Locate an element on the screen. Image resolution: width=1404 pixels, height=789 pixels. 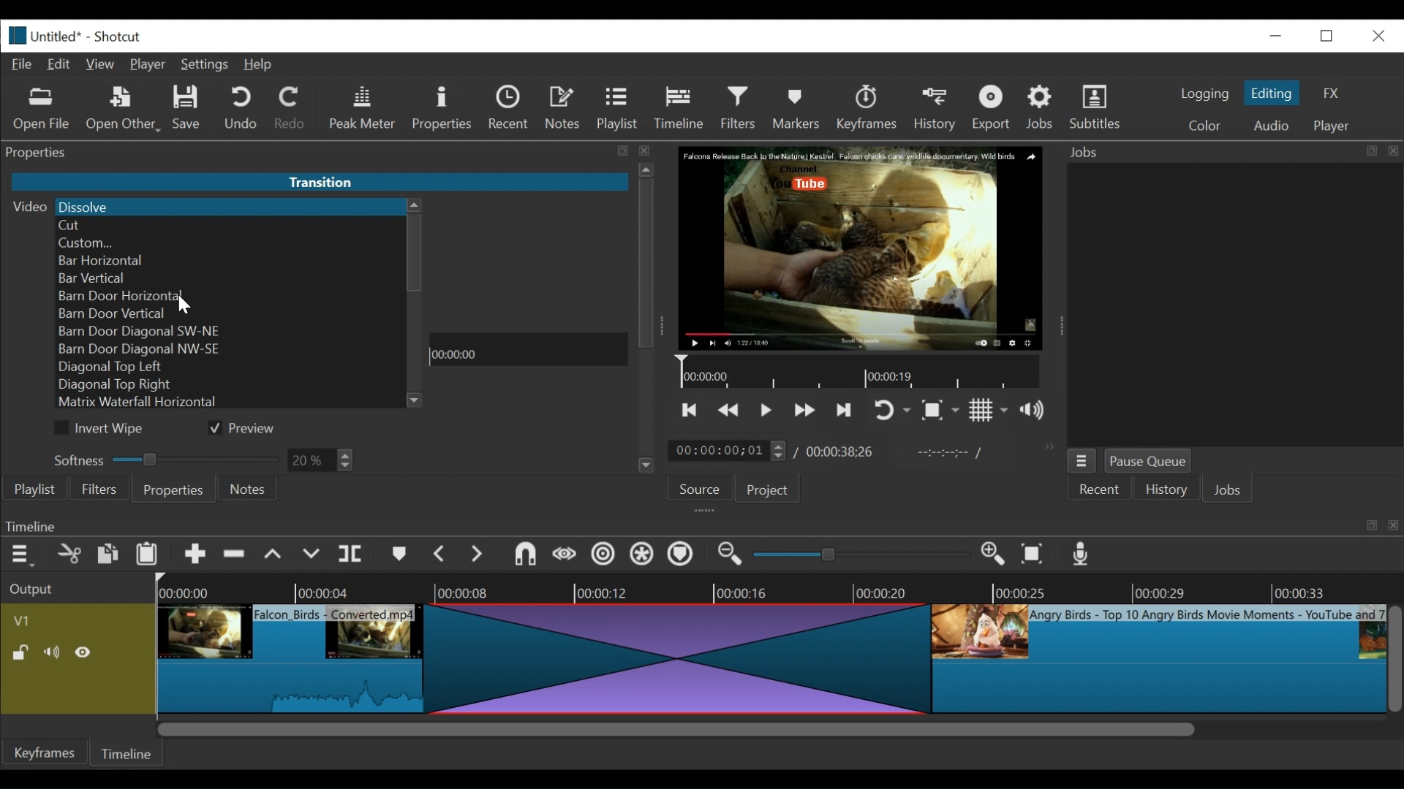
Toggle play or pause is located at coordinates (767, 410).